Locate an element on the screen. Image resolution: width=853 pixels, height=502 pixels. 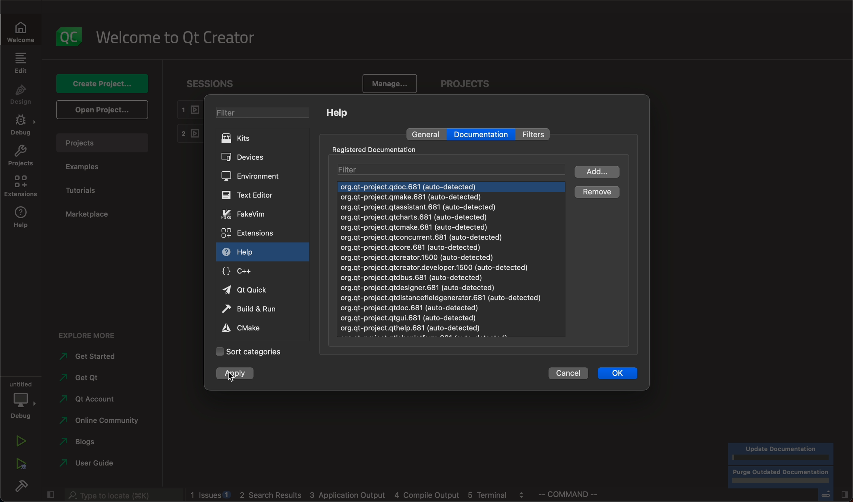
org.gt-project.qdoc.681 (auto-detected)
org.gt-project.gmake.681 (auto-detected)
org.qt-project.qtassistant.681 (auto-detected)
org.qt-project.qtcharts.681 (auto-detected)
org.gt-project.gtcmake.681 (auto-detected)
org.gt-project.gtconcurrent.681 (auto-detected)
org.qt-project.qtcore.681 (auto-detected)
org.gt-project.qtcreator.1500 (auto-detected)
org.qt-project.qtcreator.developer.1500 (auto-detected)
org.qt-project.qtdbus.681 (auto-detected)
org.qt-project.qtdesigner.681 (auto-detected)
org.gt-project.qtdistancefieldgenerator.681 (auto-detected)
org.qt-project.qtdoc.681 (auto-detected)
org.gt-project.qtgui.681 (auto-detected) is located at coordinates (440, 268).